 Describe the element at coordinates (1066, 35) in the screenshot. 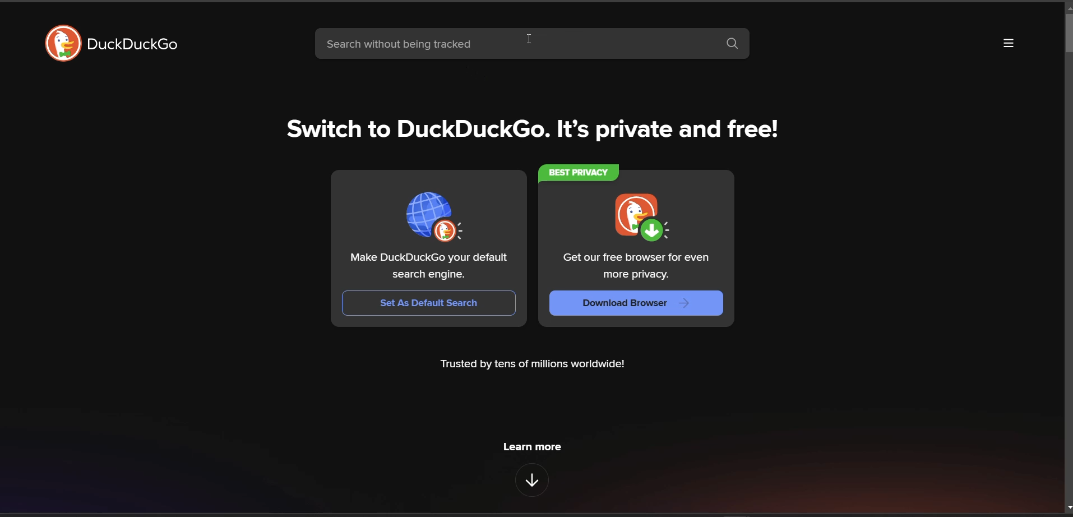

I see `vertical scroll bar` at that location.